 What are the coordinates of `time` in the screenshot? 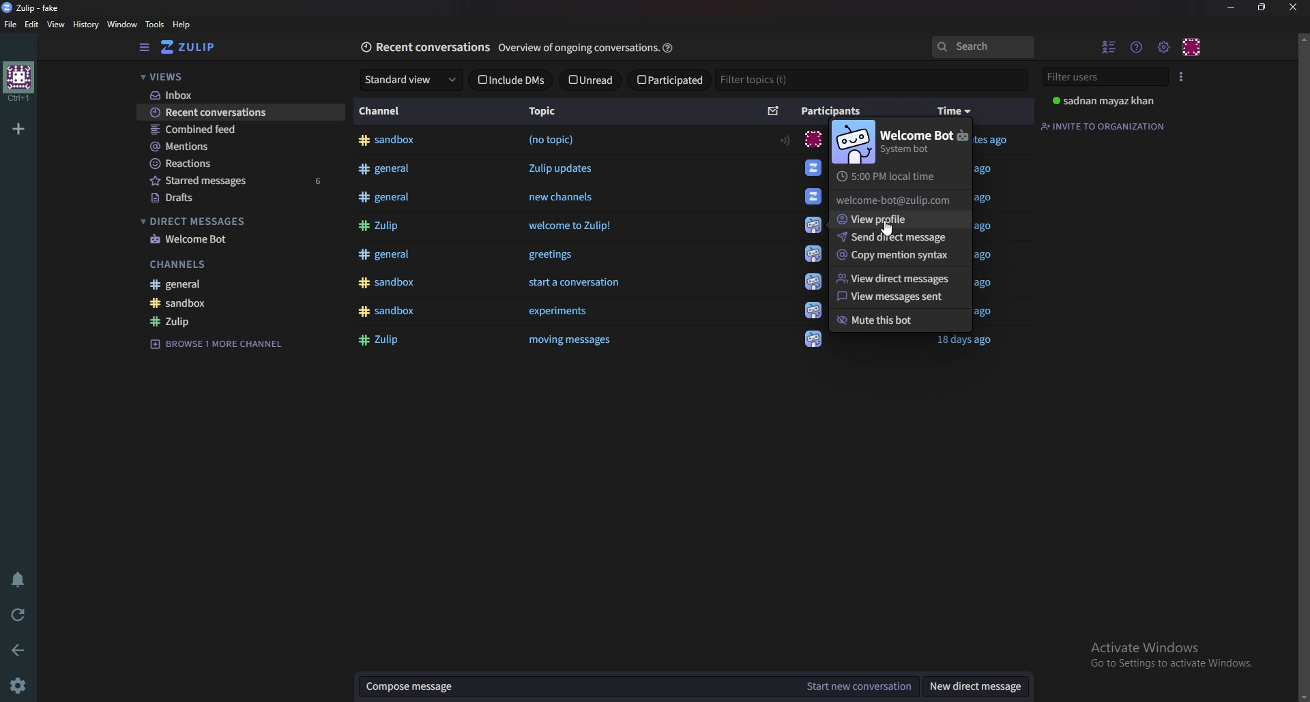 It's located at (955, 112).